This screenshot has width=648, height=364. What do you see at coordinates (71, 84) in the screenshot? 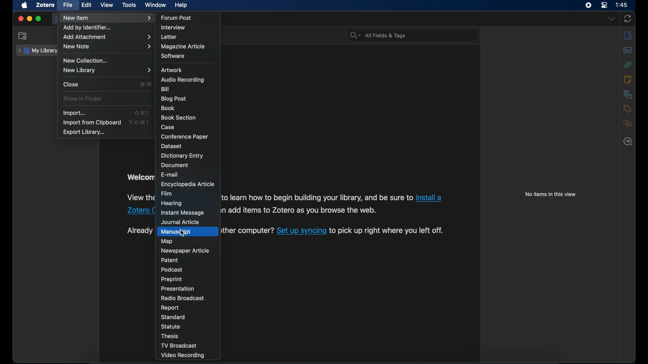
I see `close` at bounding box center [71, 84].